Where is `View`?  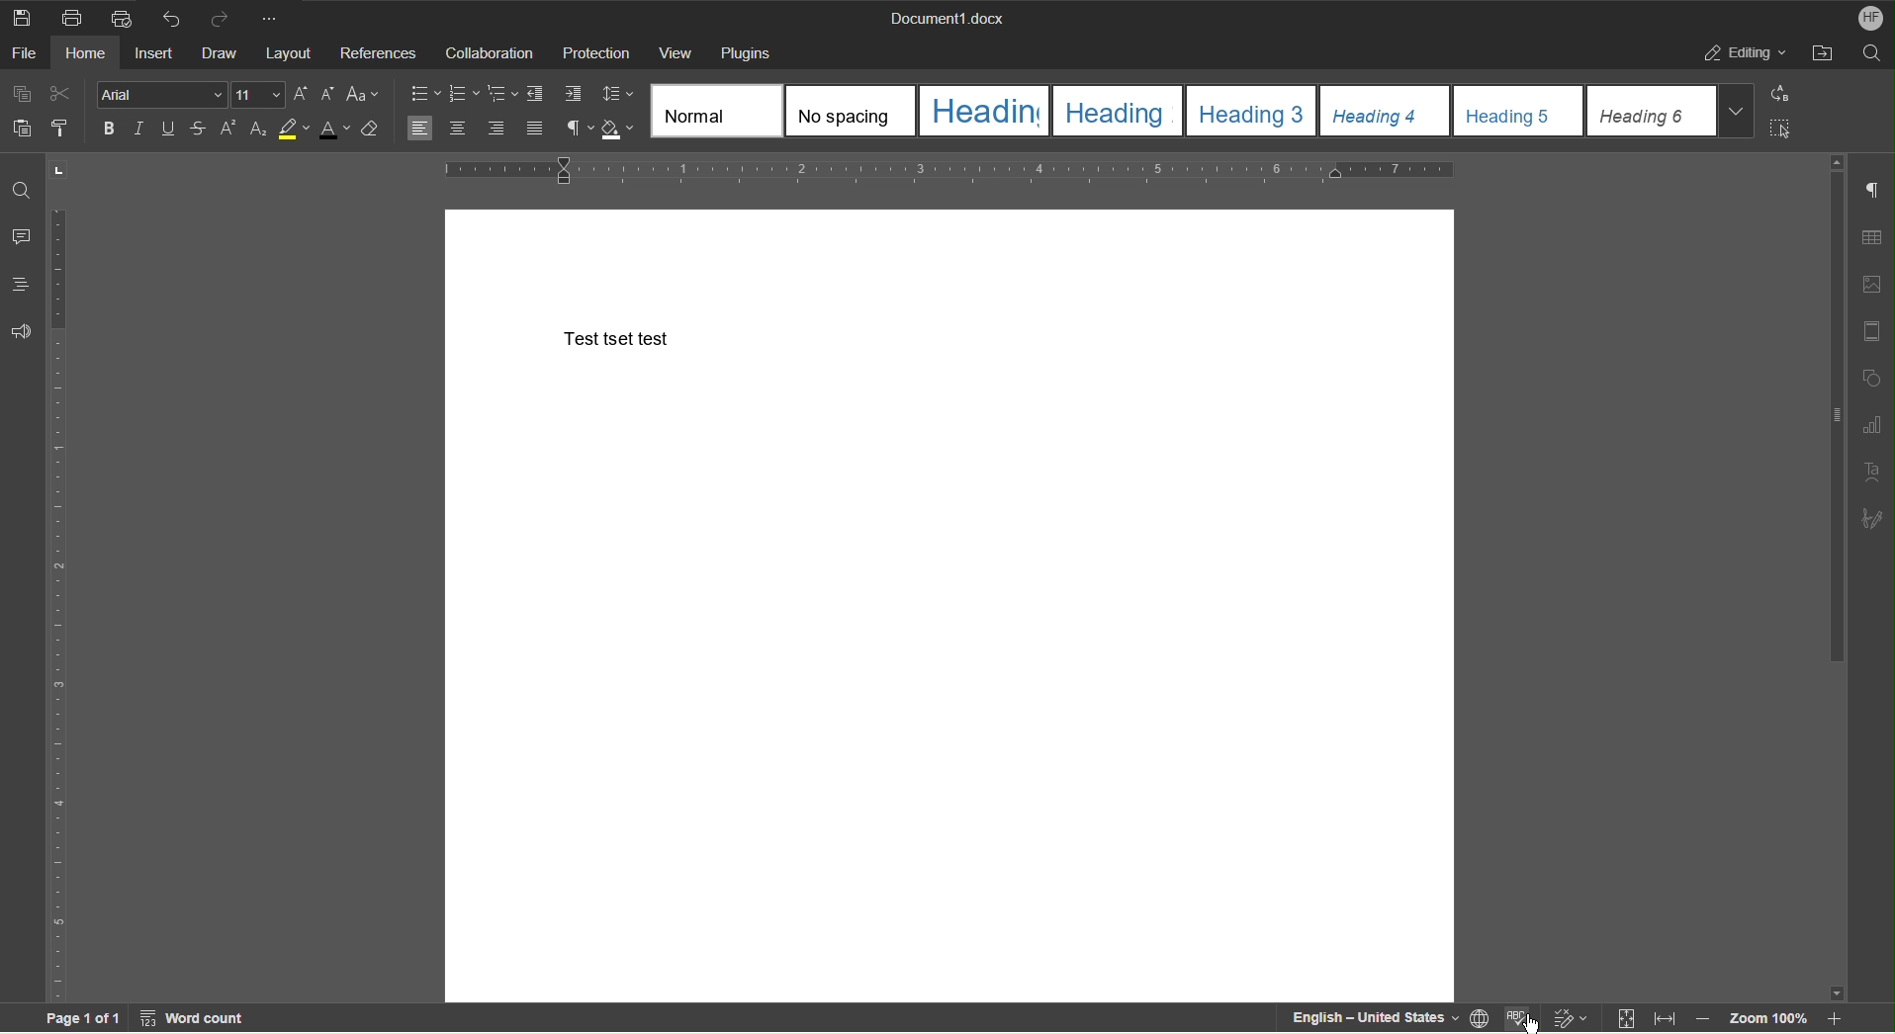
View is located at coordinates (676, 53).